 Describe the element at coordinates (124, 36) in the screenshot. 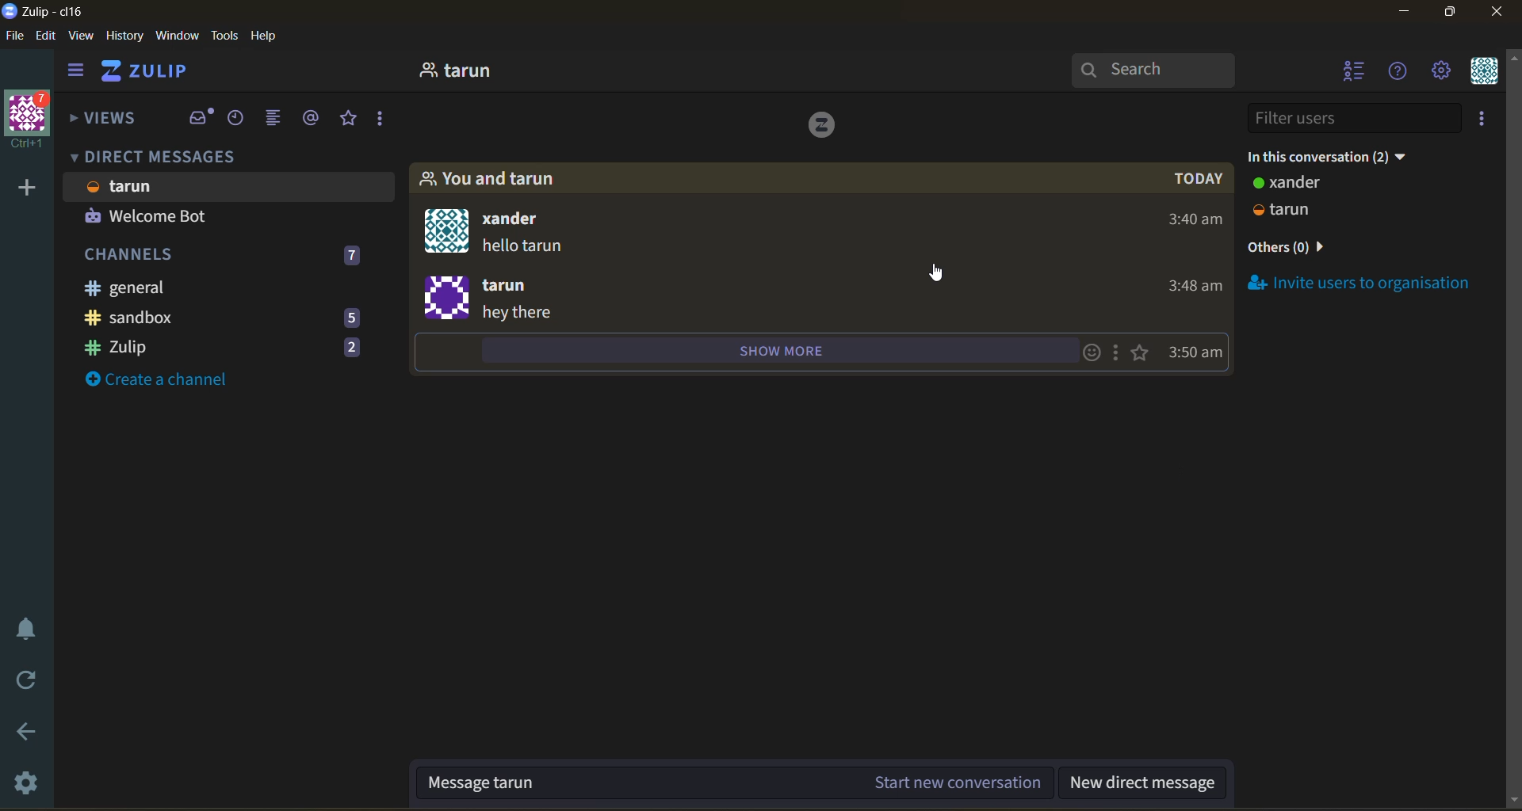

I see `history` at that location.